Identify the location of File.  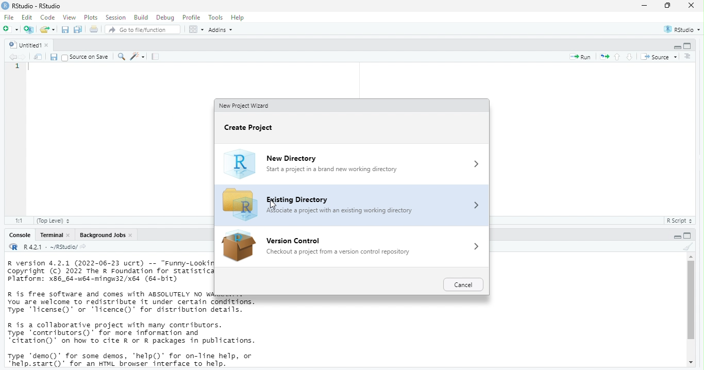
(9, 18).